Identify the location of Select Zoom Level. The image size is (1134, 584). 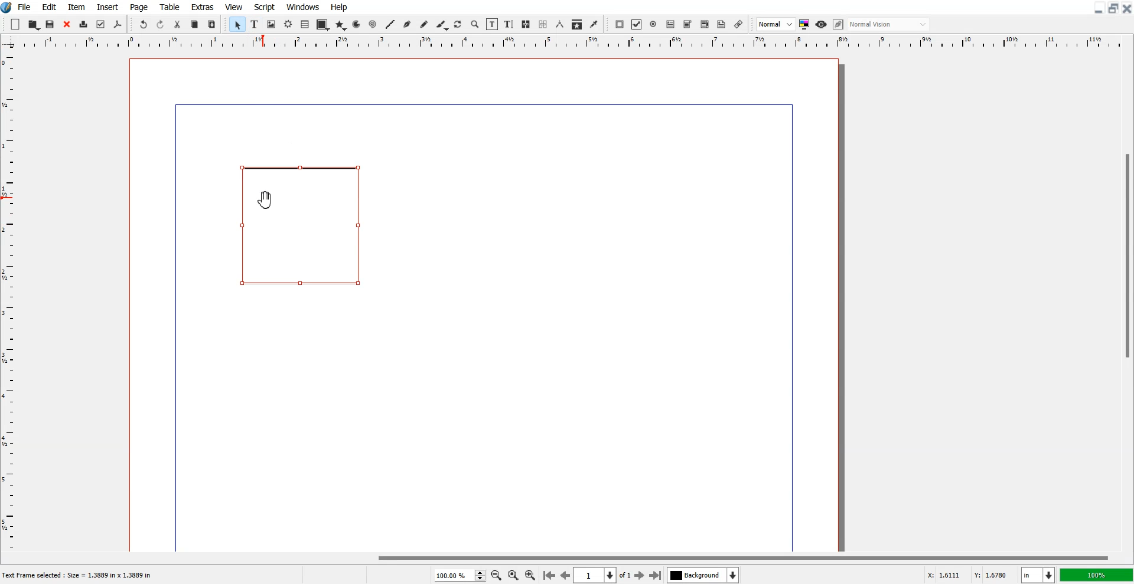
(461, 575).